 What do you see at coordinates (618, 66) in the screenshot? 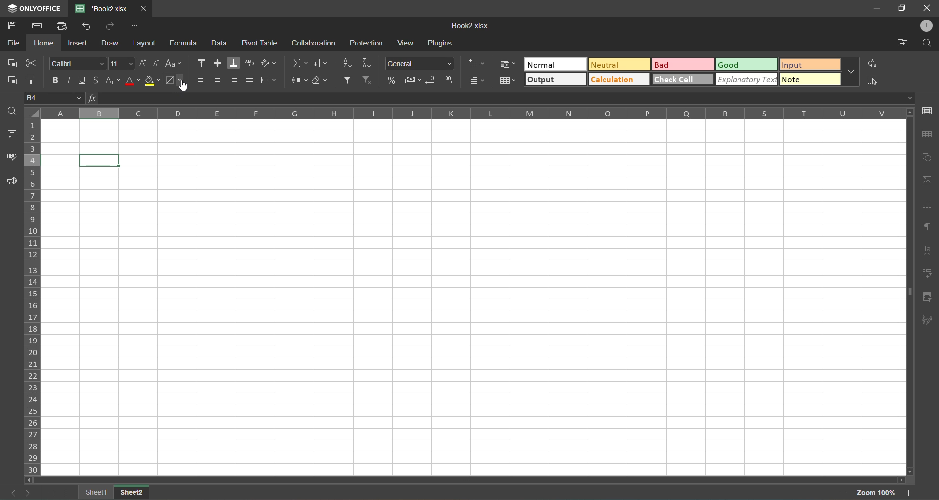
I see `neutral` at bounding box center [618, 66].